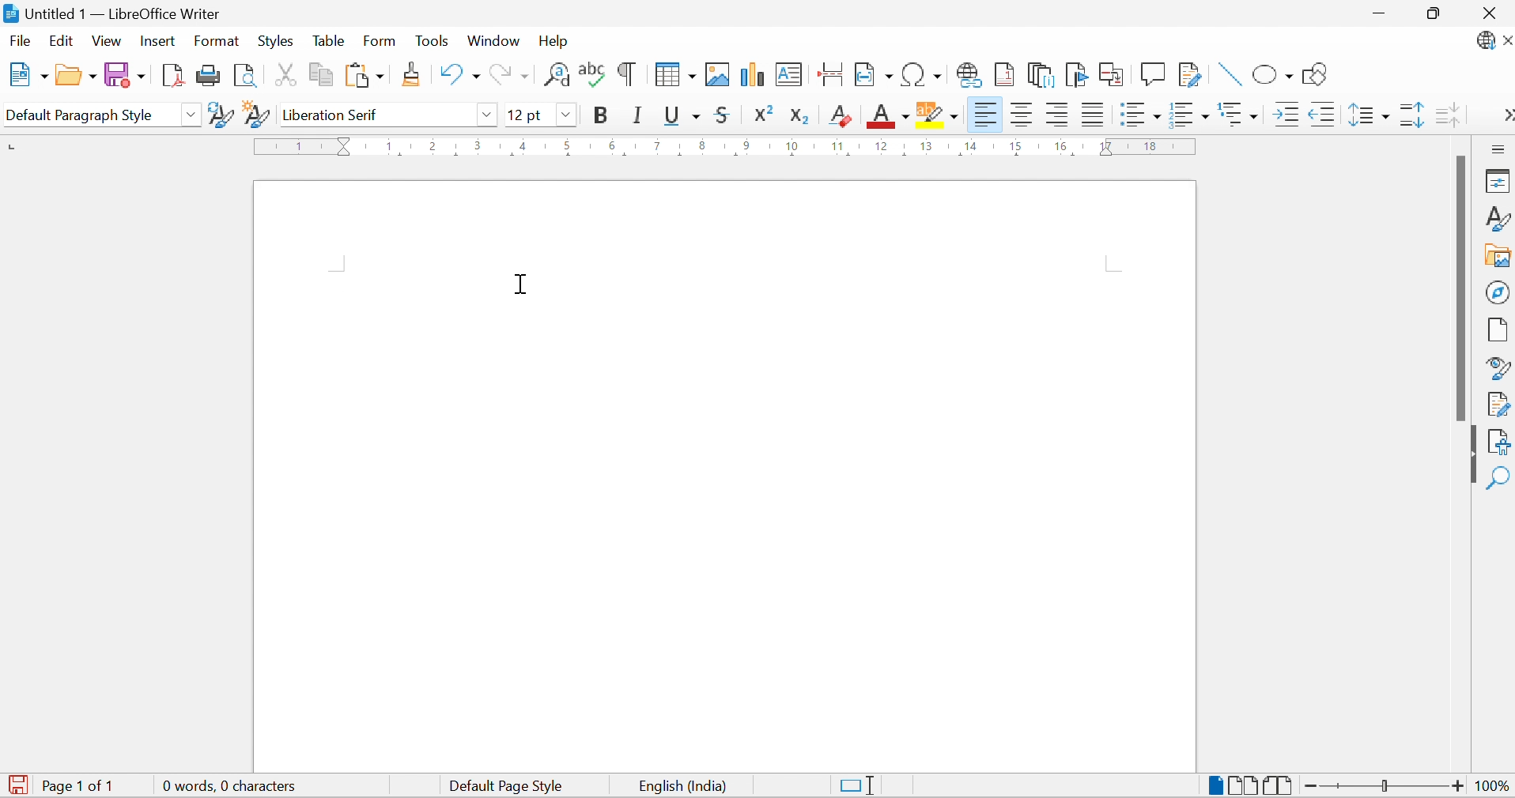  I want to click on Insert Comment, so click(1154, 73).